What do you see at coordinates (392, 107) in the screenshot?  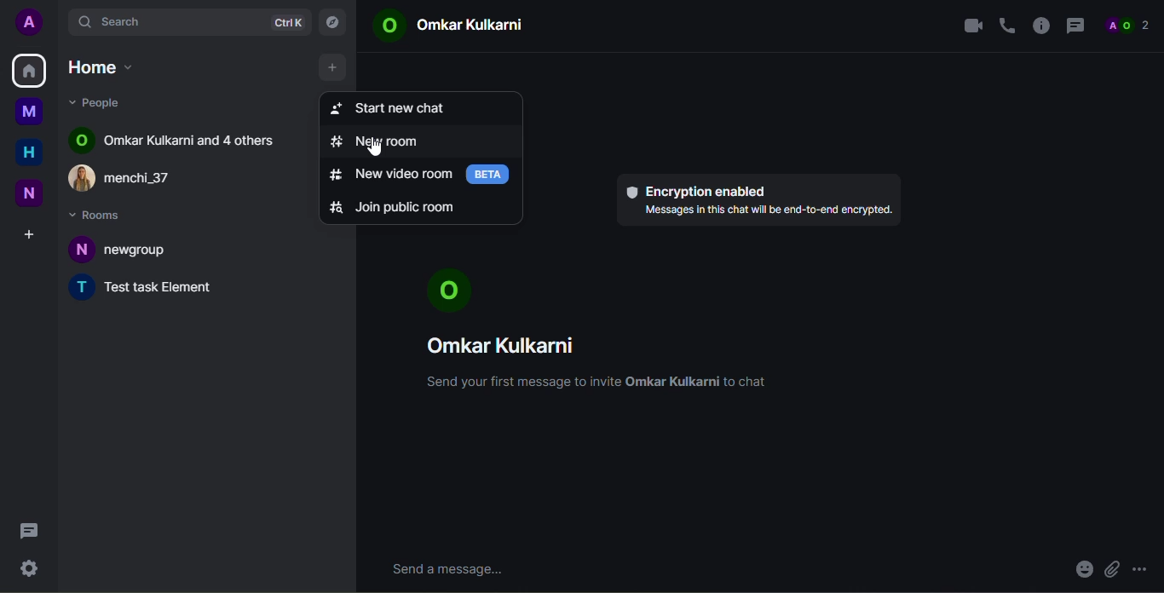 I see `start new chat` at bounding box center [392, 107].